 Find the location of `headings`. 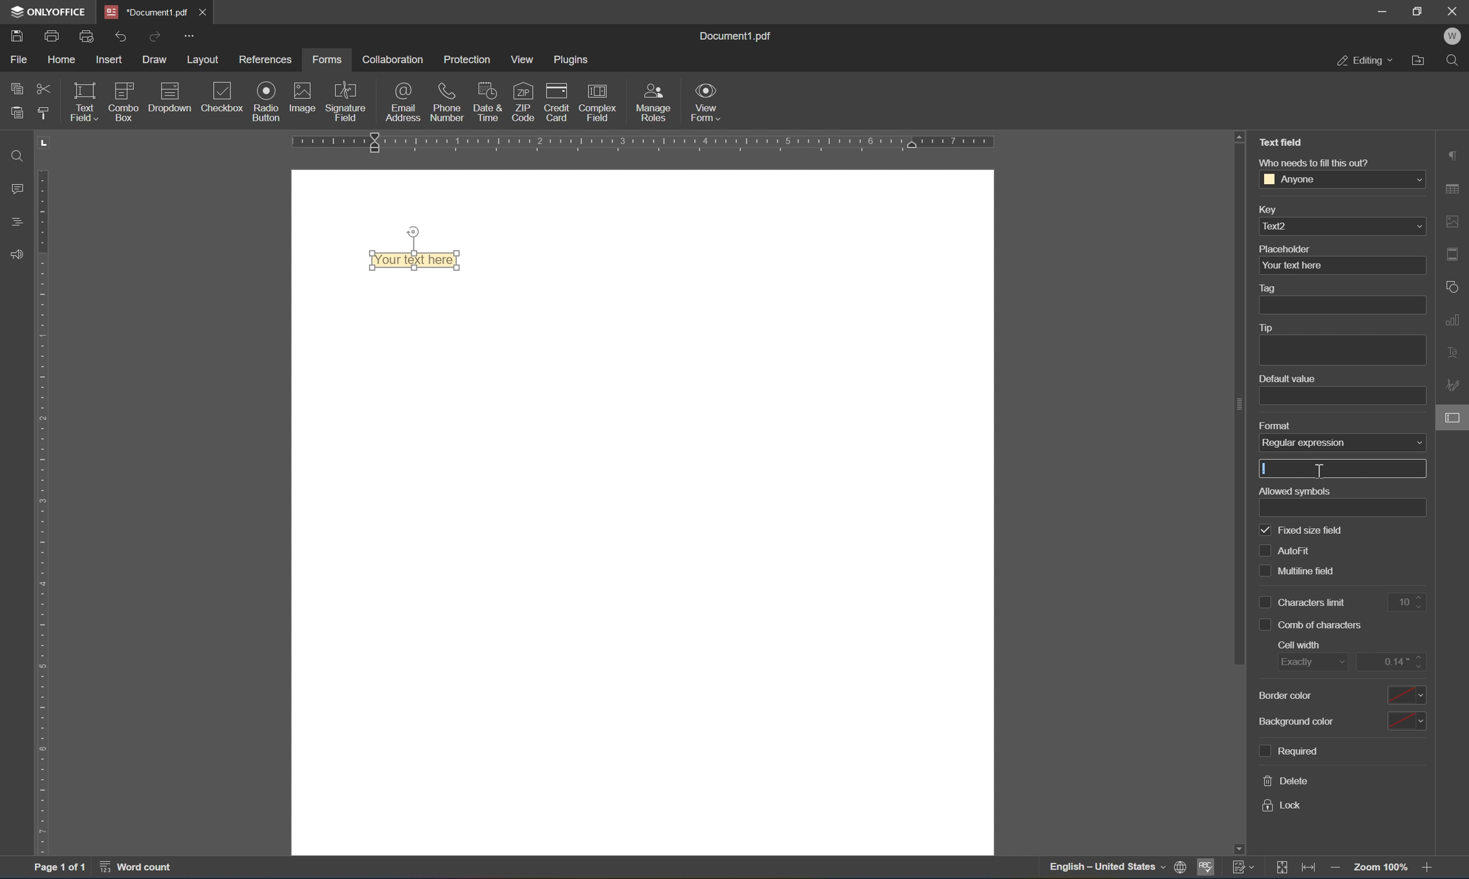

headings is located at coordinates (12, 221).